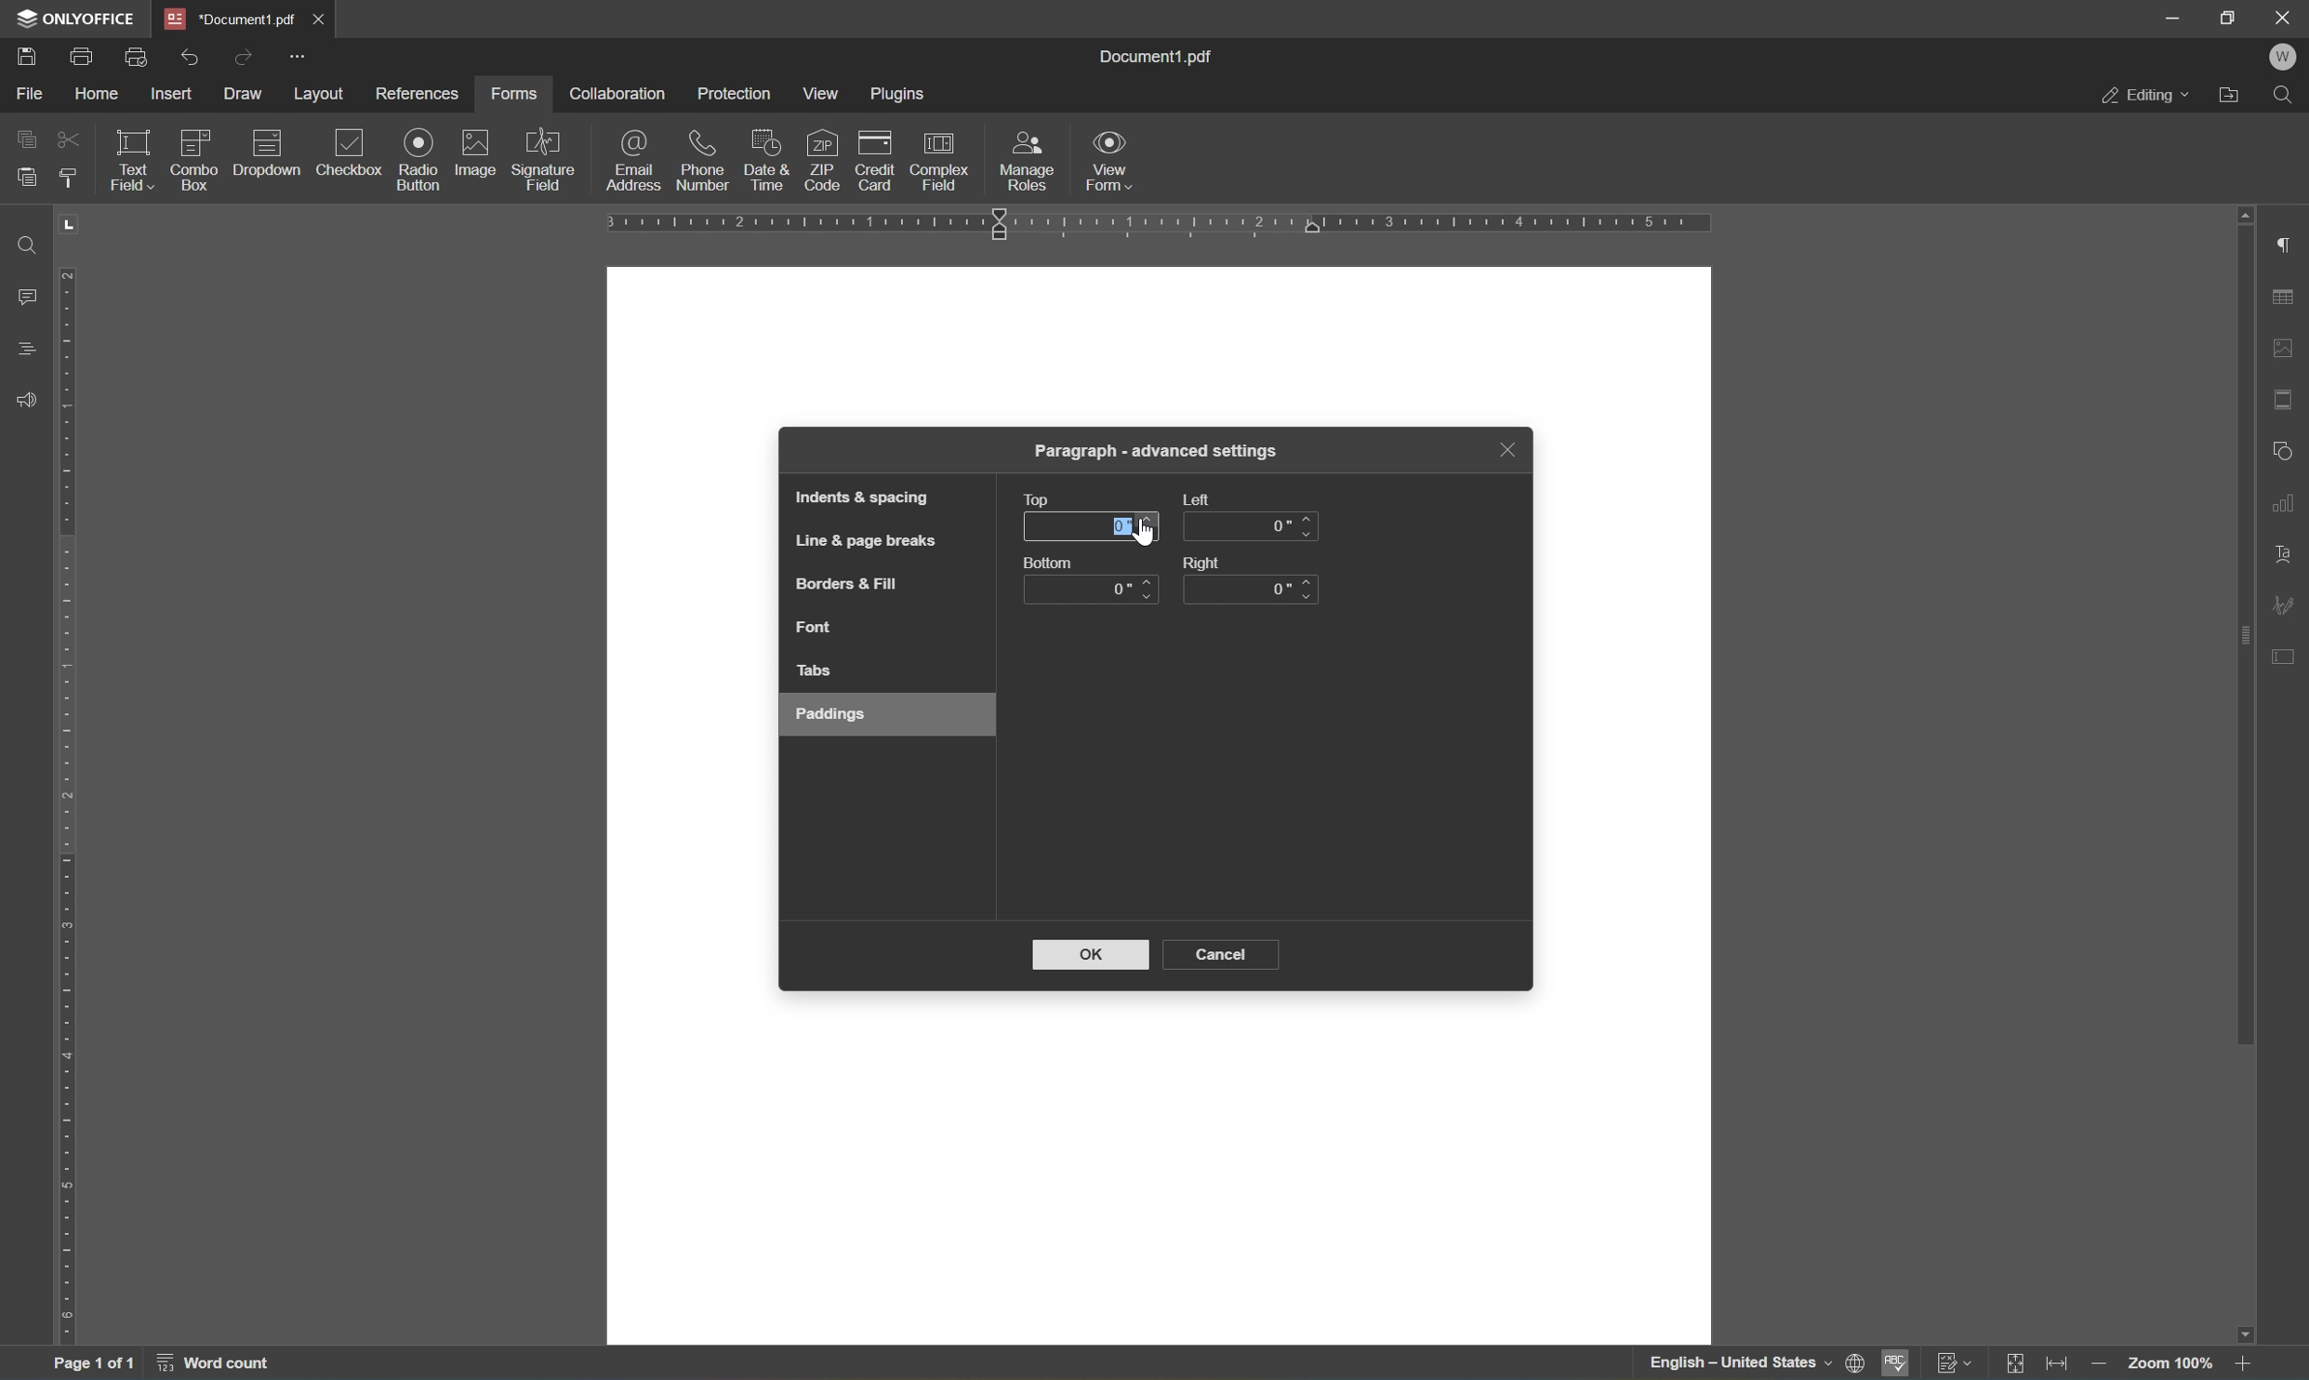 This screenshot has width=2309, height=1380. I want to click on 0, so click(1287, 590).